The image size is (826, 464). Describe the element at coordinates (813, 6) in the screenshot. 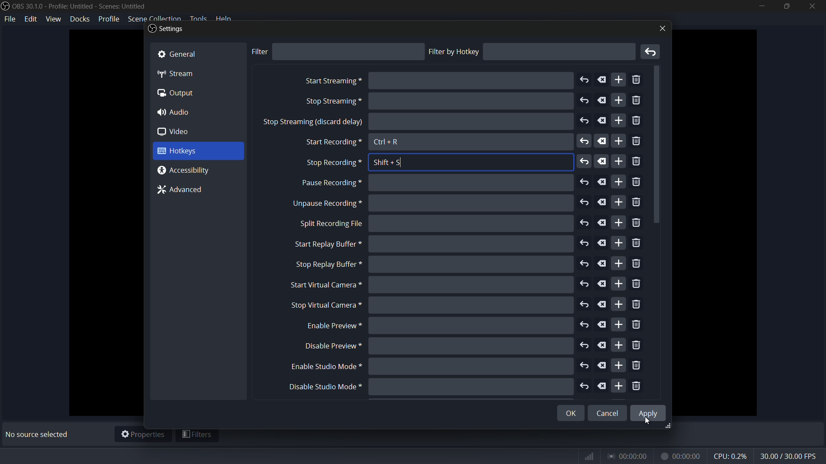

I see `close app` at that location.